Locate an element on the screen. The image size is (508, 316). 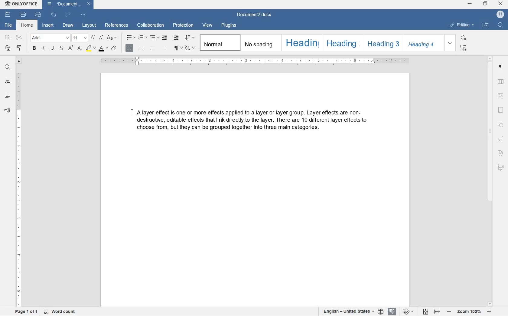
minimize is located at coordinates (470, 4).